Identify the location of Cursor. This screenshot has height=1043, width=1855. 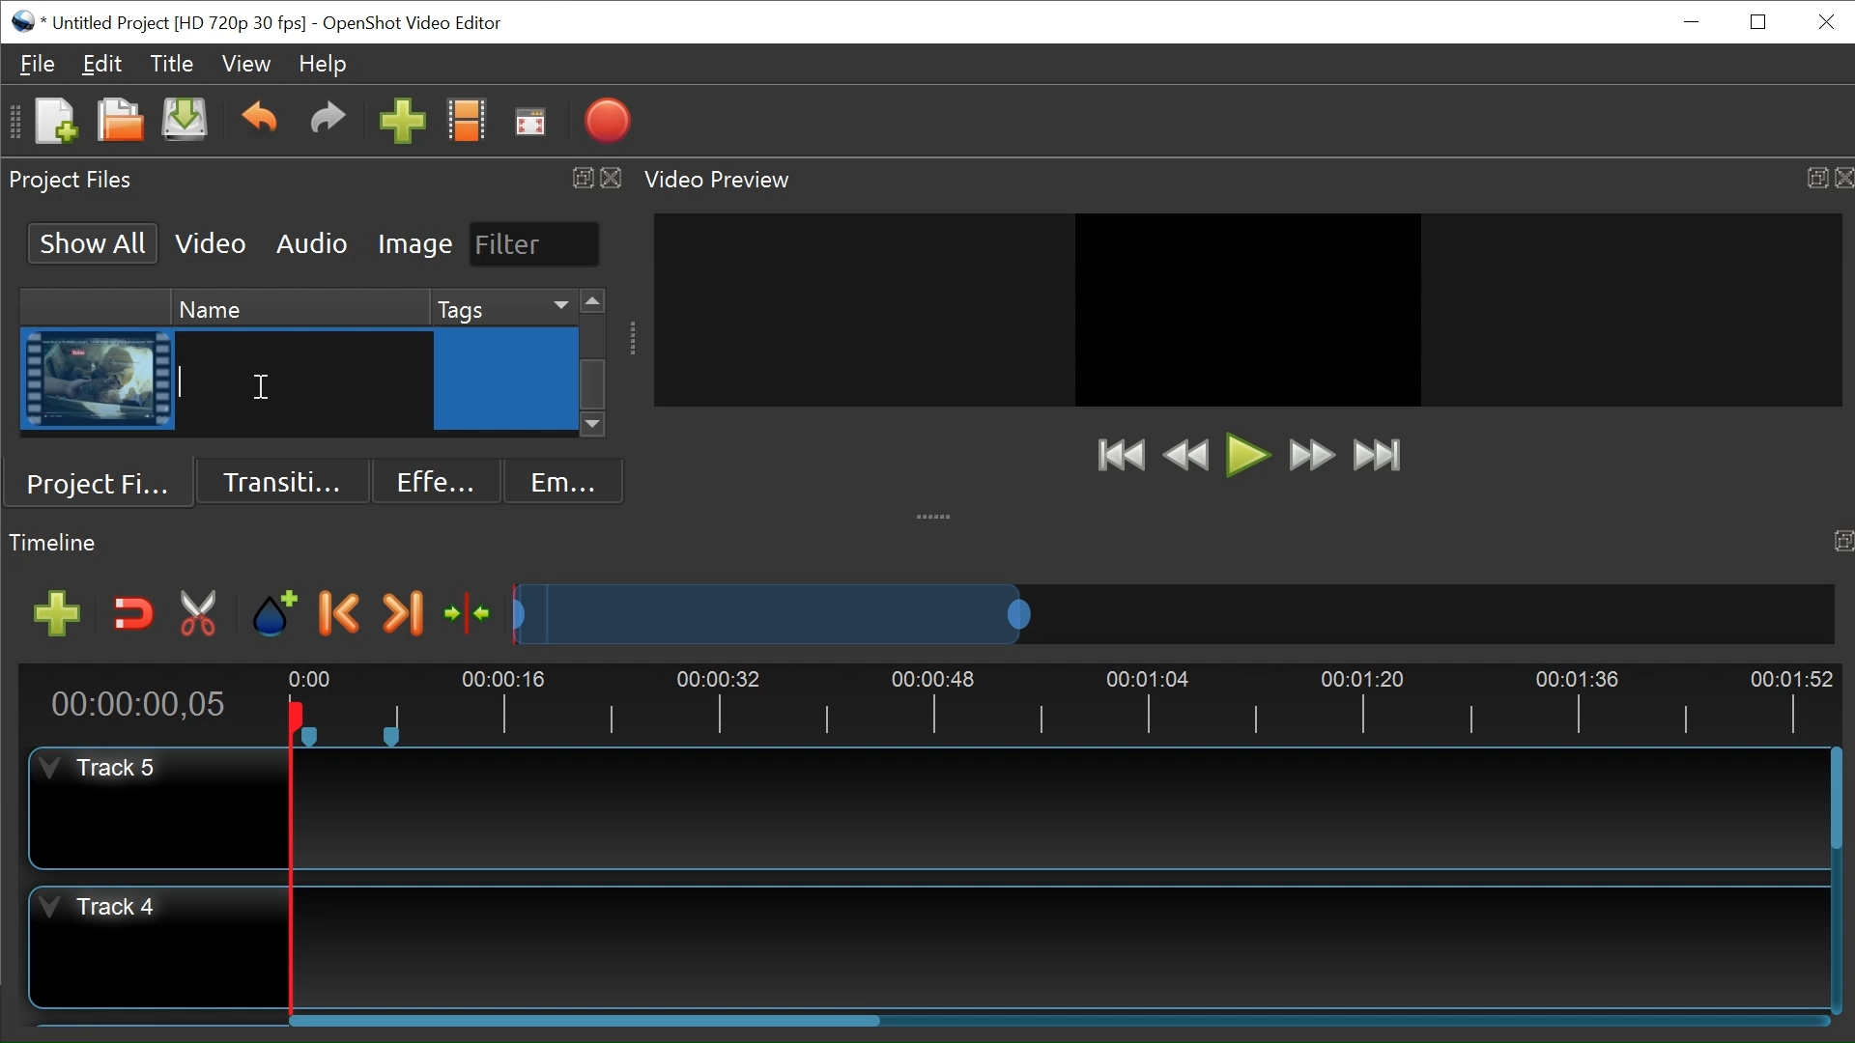
(508, 382).